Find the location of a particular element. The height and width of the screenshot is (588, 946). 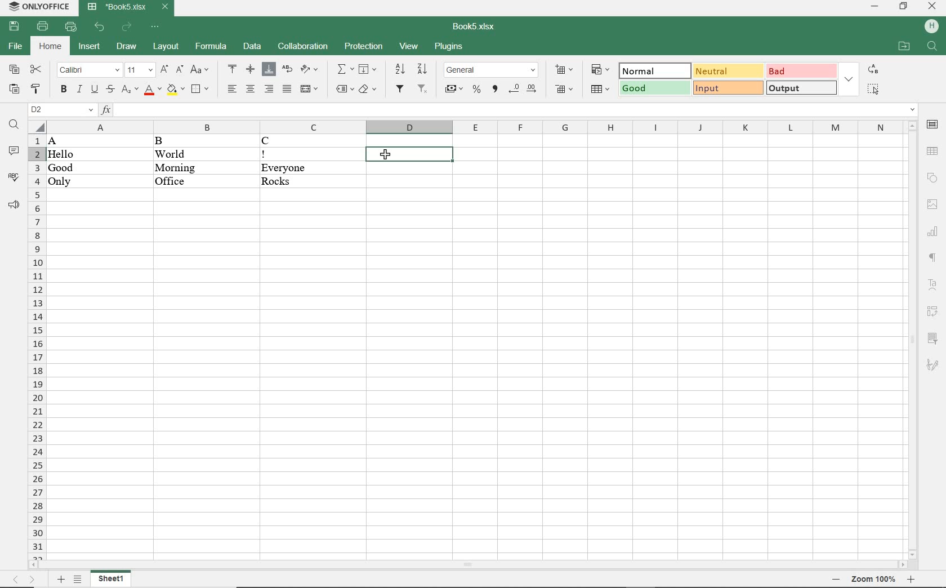

FORMAT AS TABLE TEMPLATE is located at coordinates (600, 89).